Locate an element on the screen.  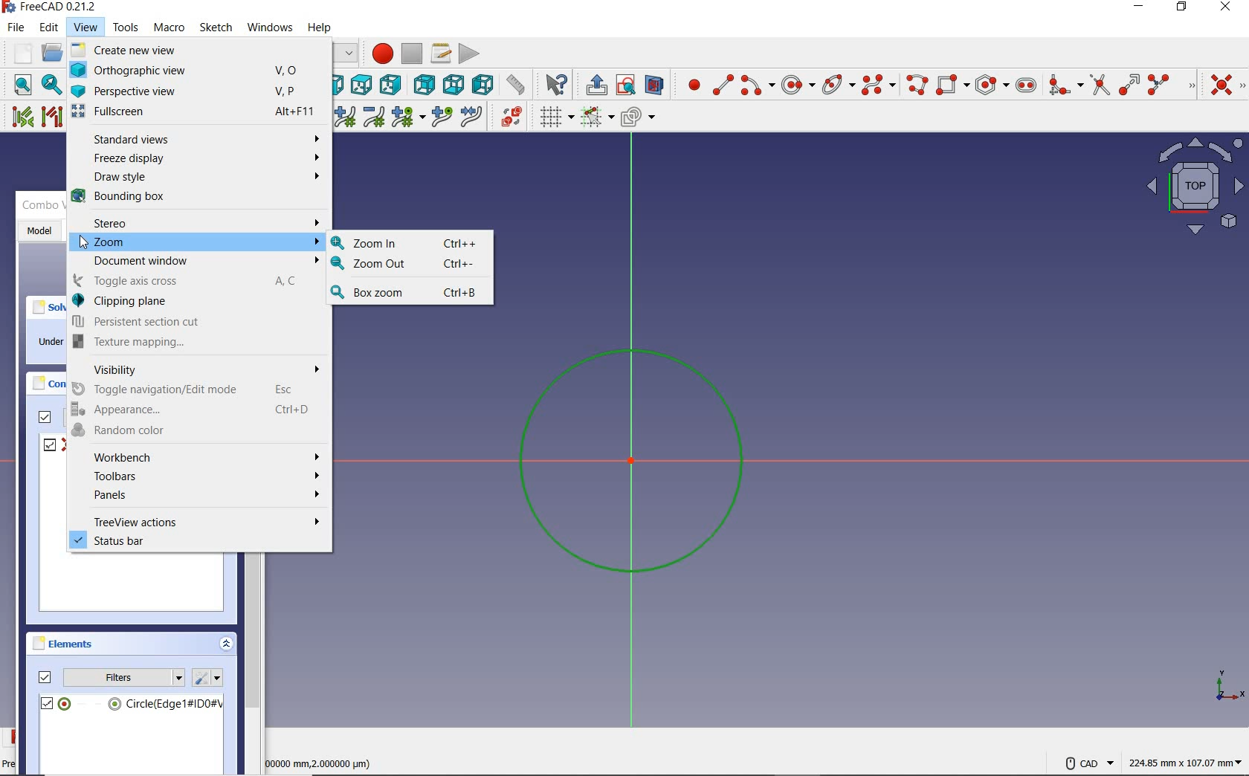
stop macro recording is located at coordinates (412, 53).